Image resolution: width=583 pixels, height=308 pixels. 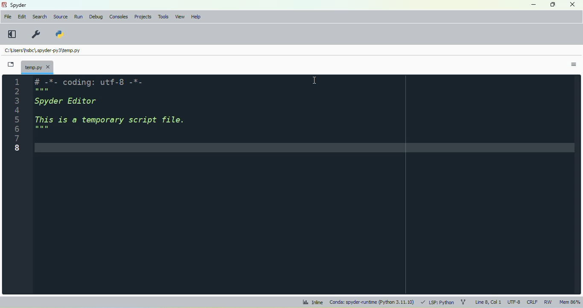 What do you see at coordinates (8, 16) in the screenshot?
I see `file` at bounding box center [8, 16].